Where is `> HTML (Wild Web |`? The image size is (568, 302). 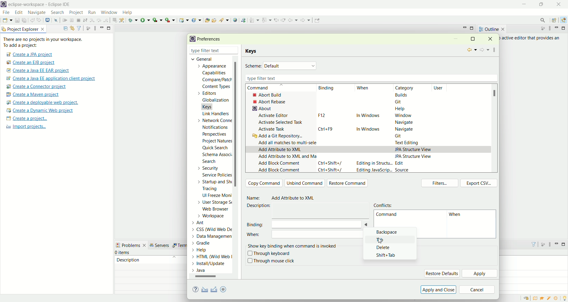 > HTML (Wild Web | is located at coordinates (212, 257).